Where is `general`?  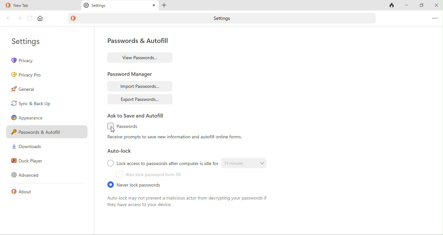
general is located at coordinates (32, 91).